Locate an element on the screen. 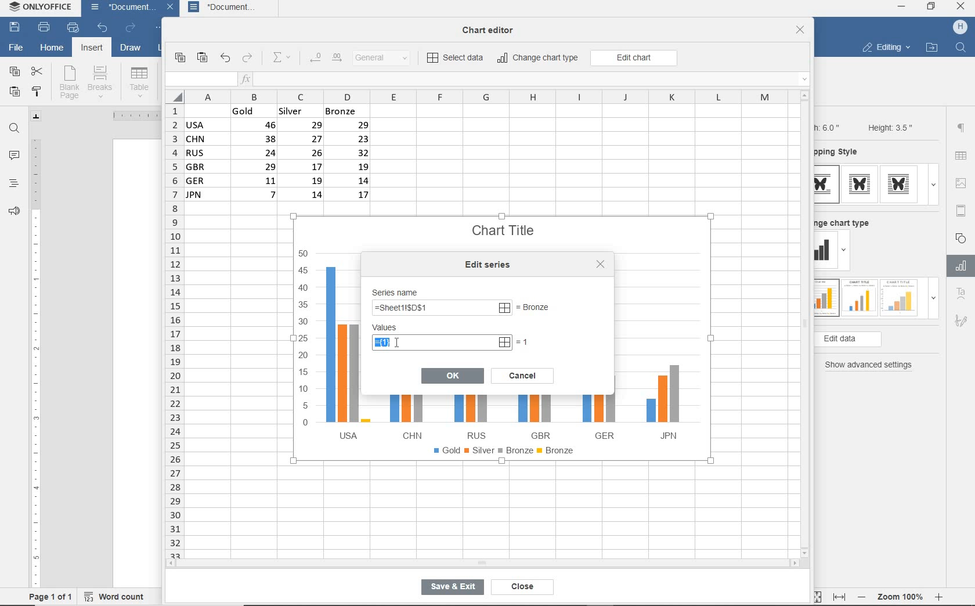 The width and height of the screenshot is (975, 606). GBR is located at coordinates (537, 417).